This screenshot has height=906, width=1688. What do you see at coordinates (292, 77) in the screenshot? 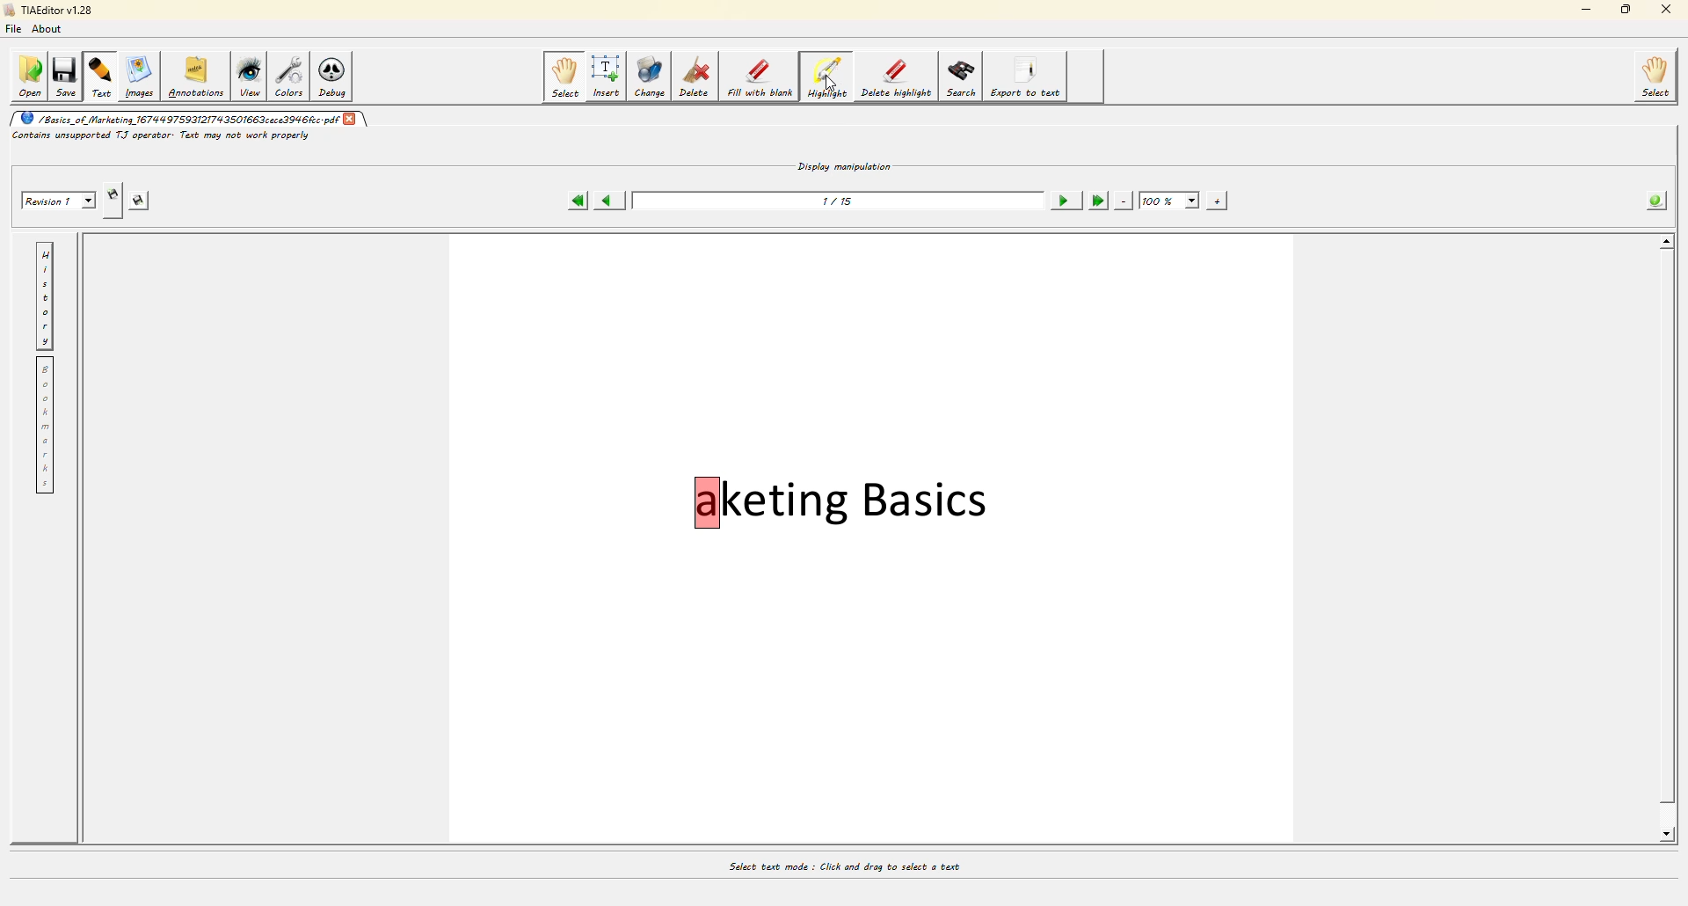
I see `colors` at bounding box center [292, 77].